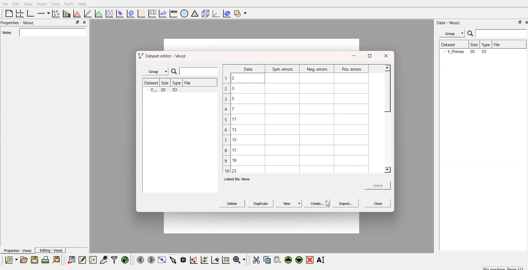  I want to click on maximize, so click(369, 55).